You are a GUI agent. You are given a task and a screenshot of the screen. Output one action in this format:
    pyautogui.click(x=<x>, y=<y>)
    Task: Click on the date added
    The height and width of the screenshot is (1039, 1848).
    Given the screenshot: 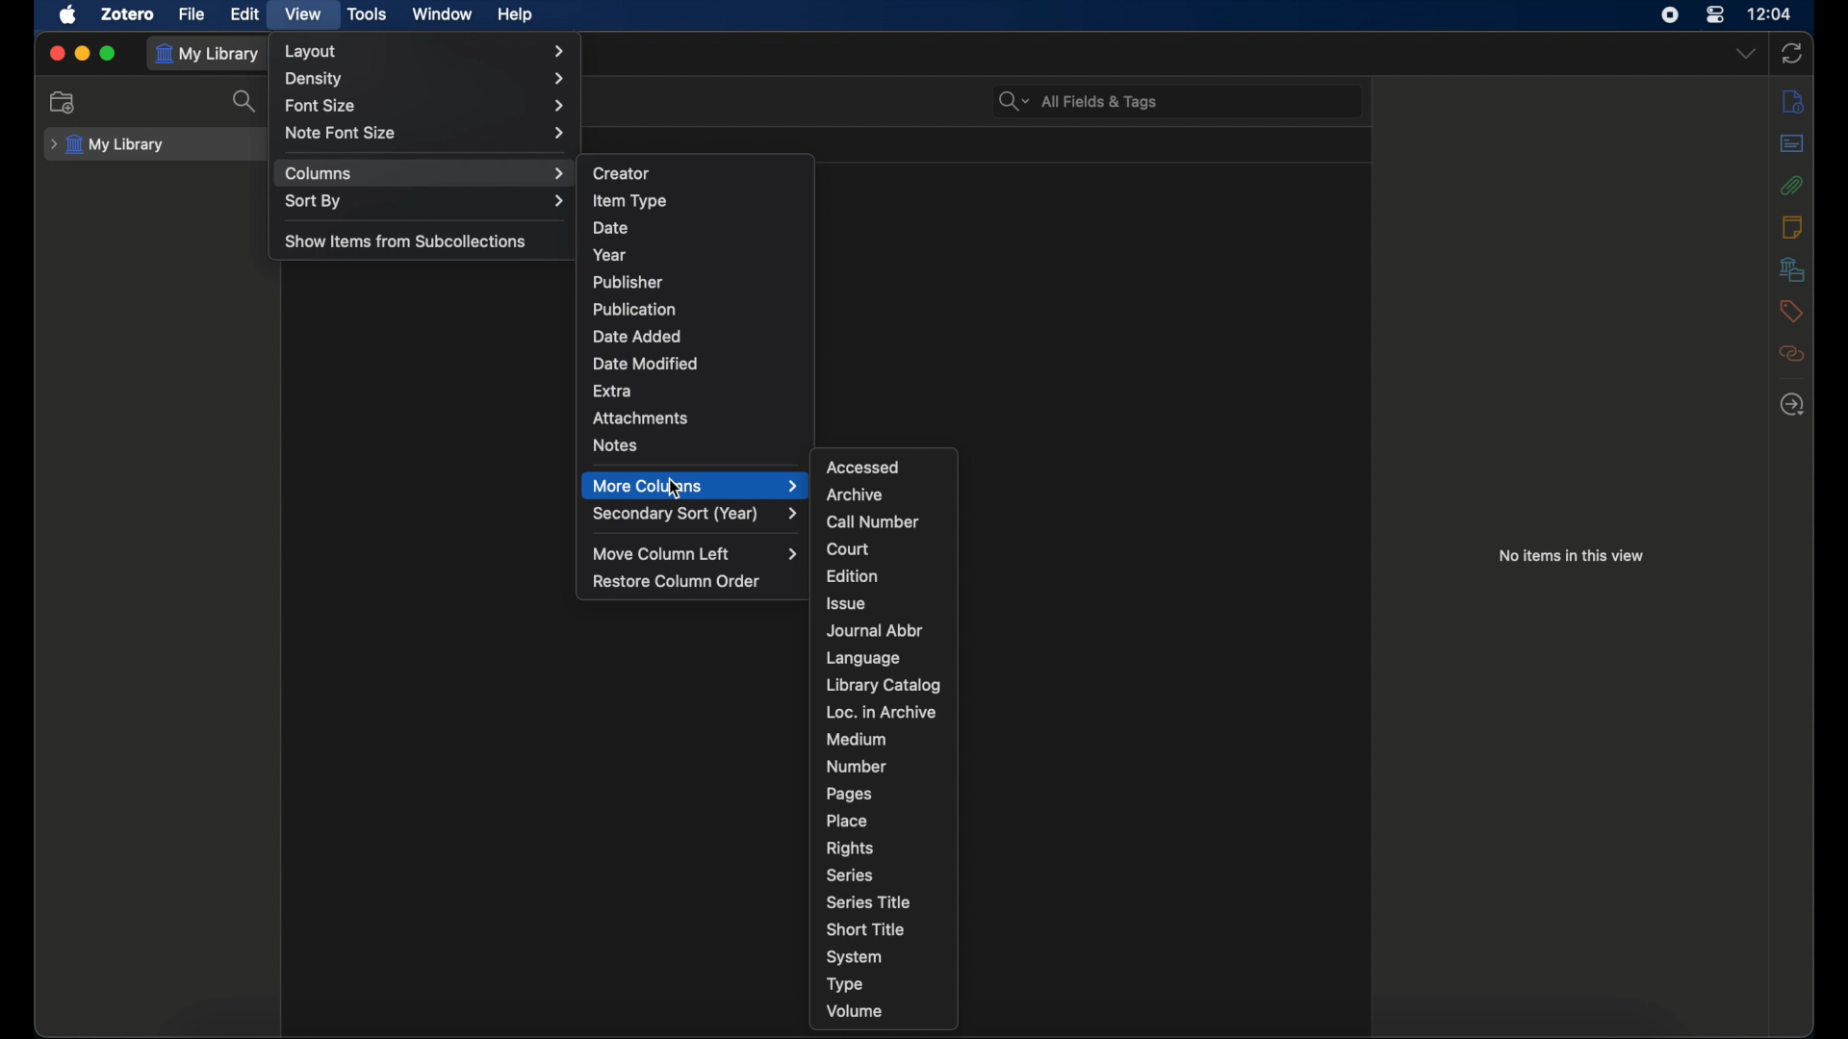 What is the action you would take?
    pyautogui.click(x=637, y=336)
    